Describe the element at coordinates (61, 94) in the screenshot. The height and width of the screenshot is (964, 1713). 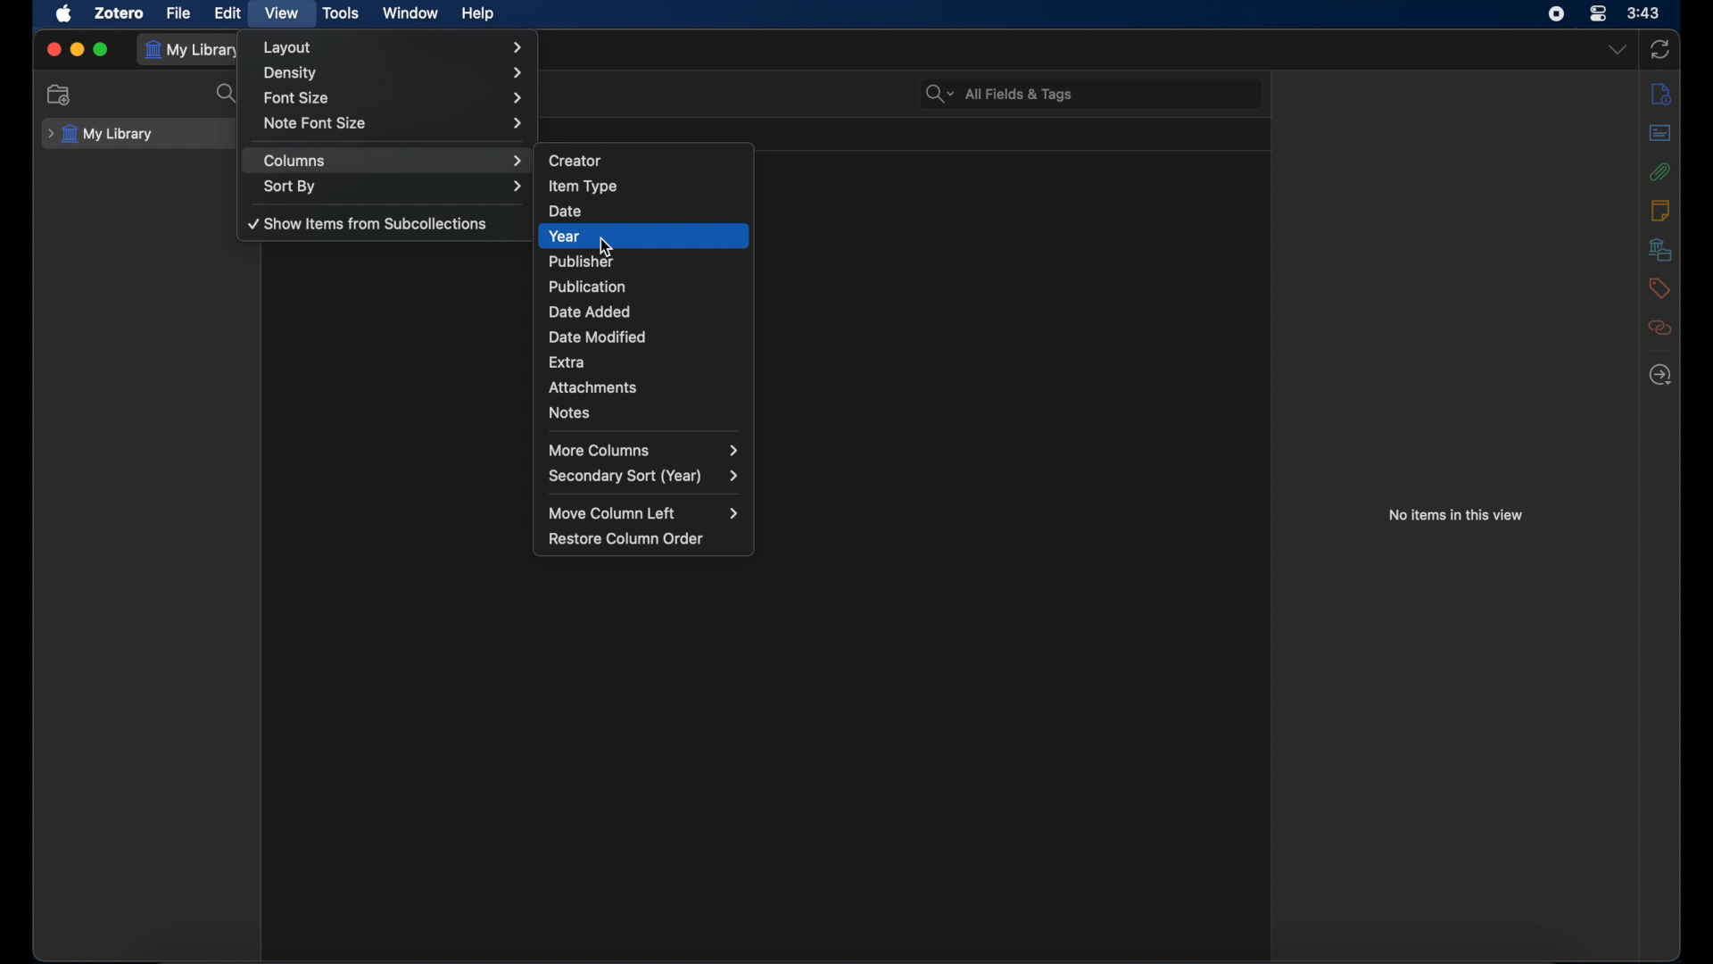
I see `new collection` at that location.